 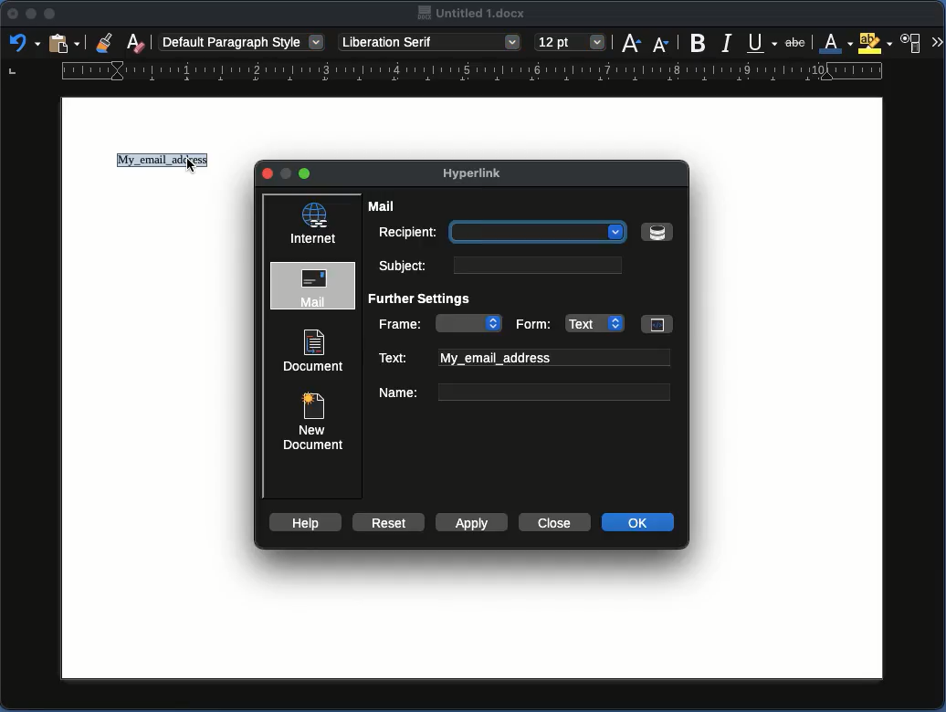 I want to click on Text, so click(x=524, y=358).